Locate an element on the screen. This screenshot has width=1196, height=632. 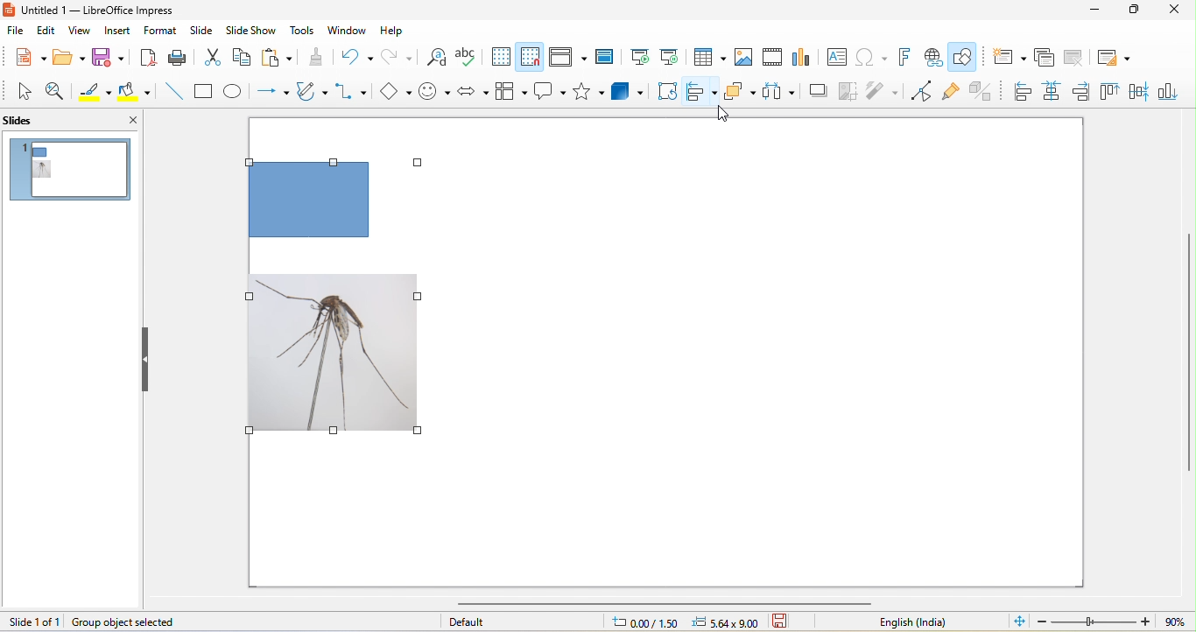
rectangle is located at coordinates (206, 92).